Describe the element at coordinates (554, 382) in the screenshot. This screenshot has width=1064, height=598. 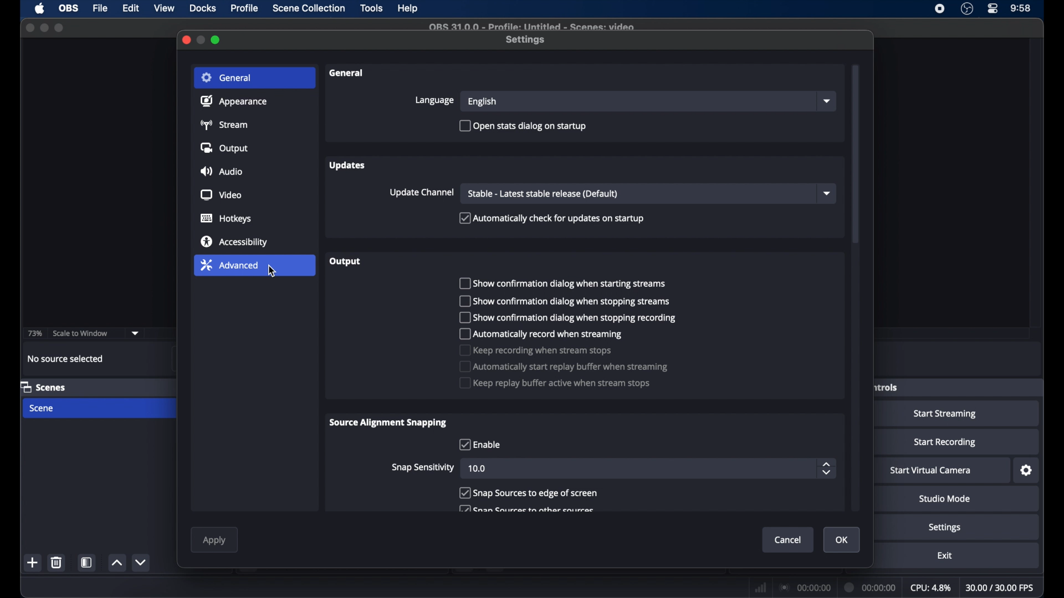
I see `checkbox` at that location.